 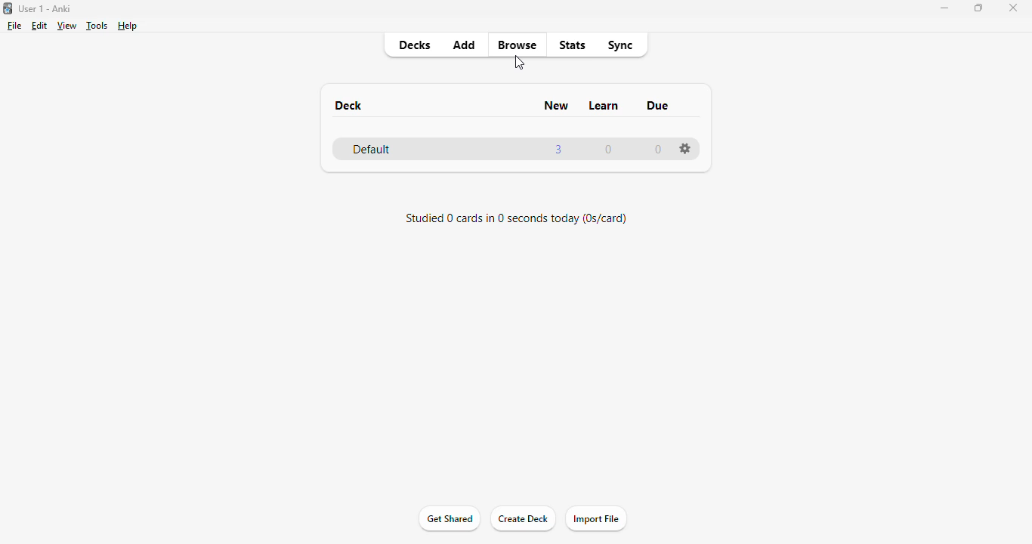 I want to click on decks, so click(x=416, y=45).